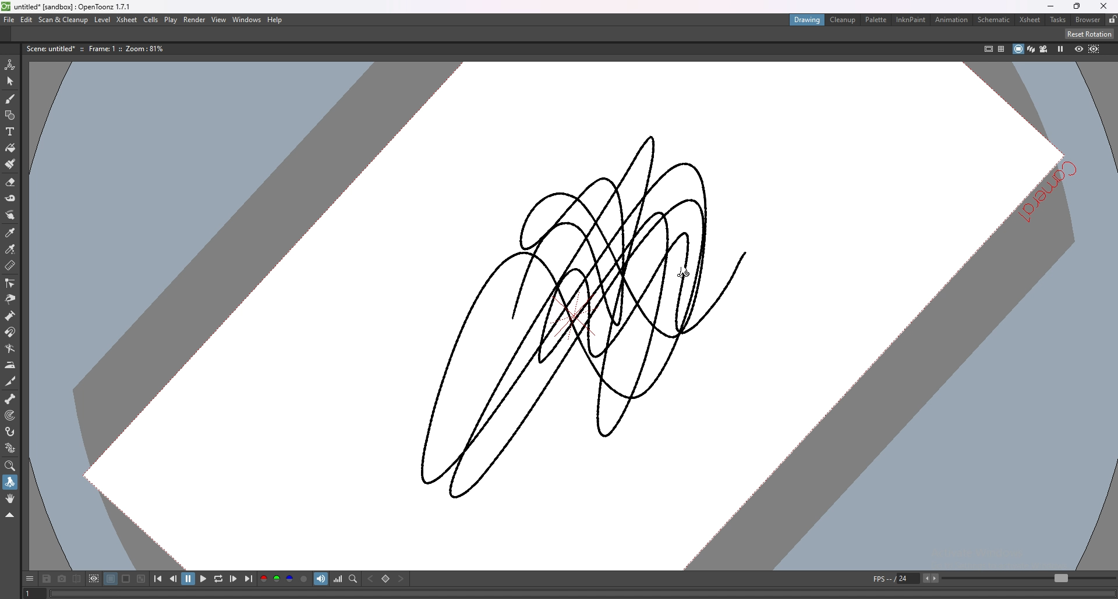  I want to click on player, so click(579, 593).